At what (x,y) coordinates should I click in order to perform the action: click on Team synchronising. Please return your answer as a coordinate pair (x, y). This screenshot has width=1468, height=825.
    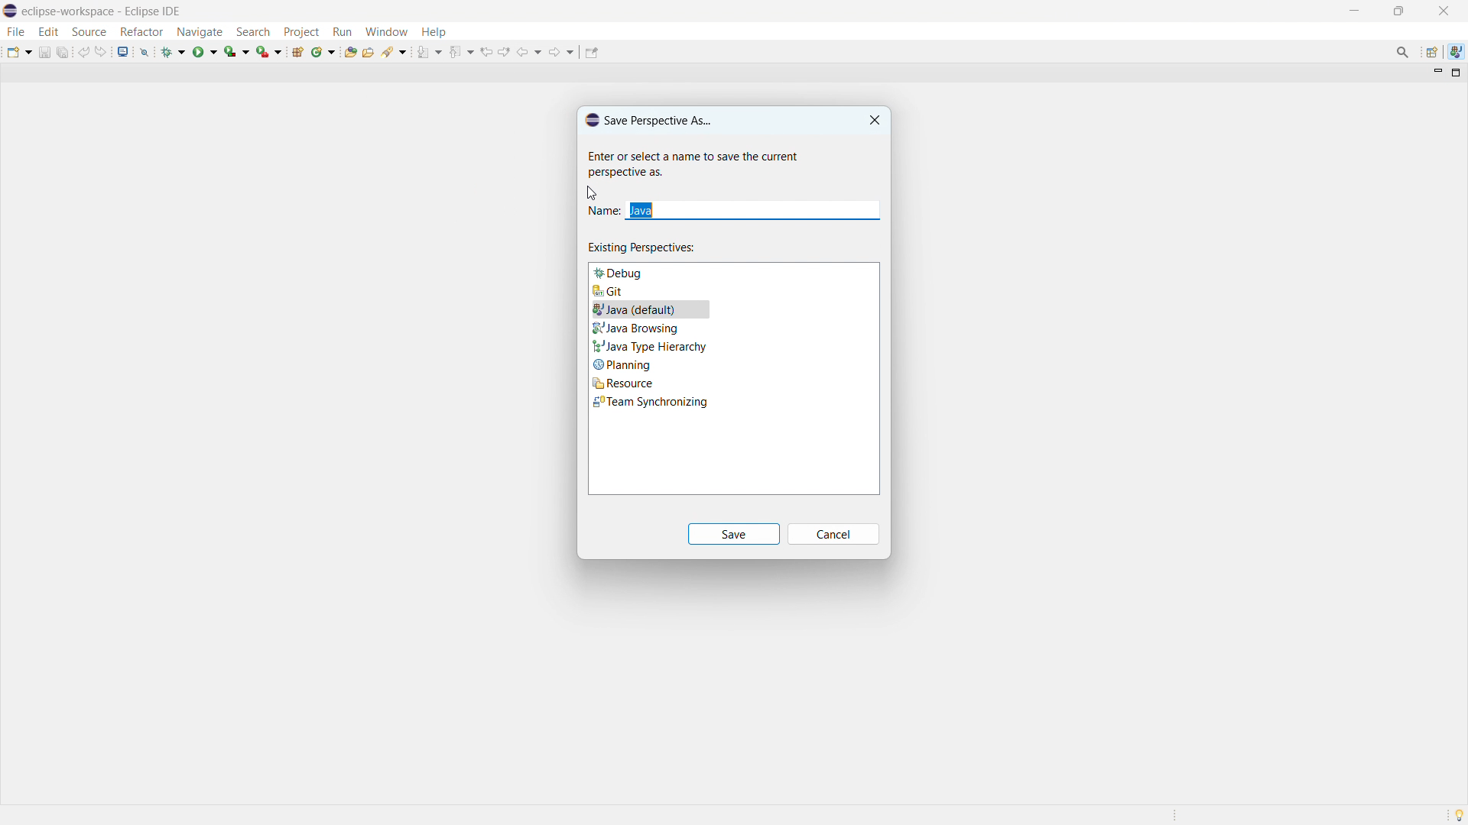
    Looking at the image, I should click on (732, 402).